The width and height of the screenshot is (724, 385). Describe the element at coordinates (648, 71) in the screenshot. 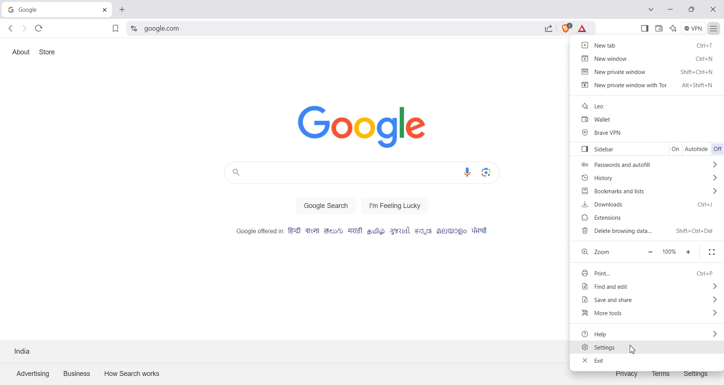

I see `New private window` at that location.